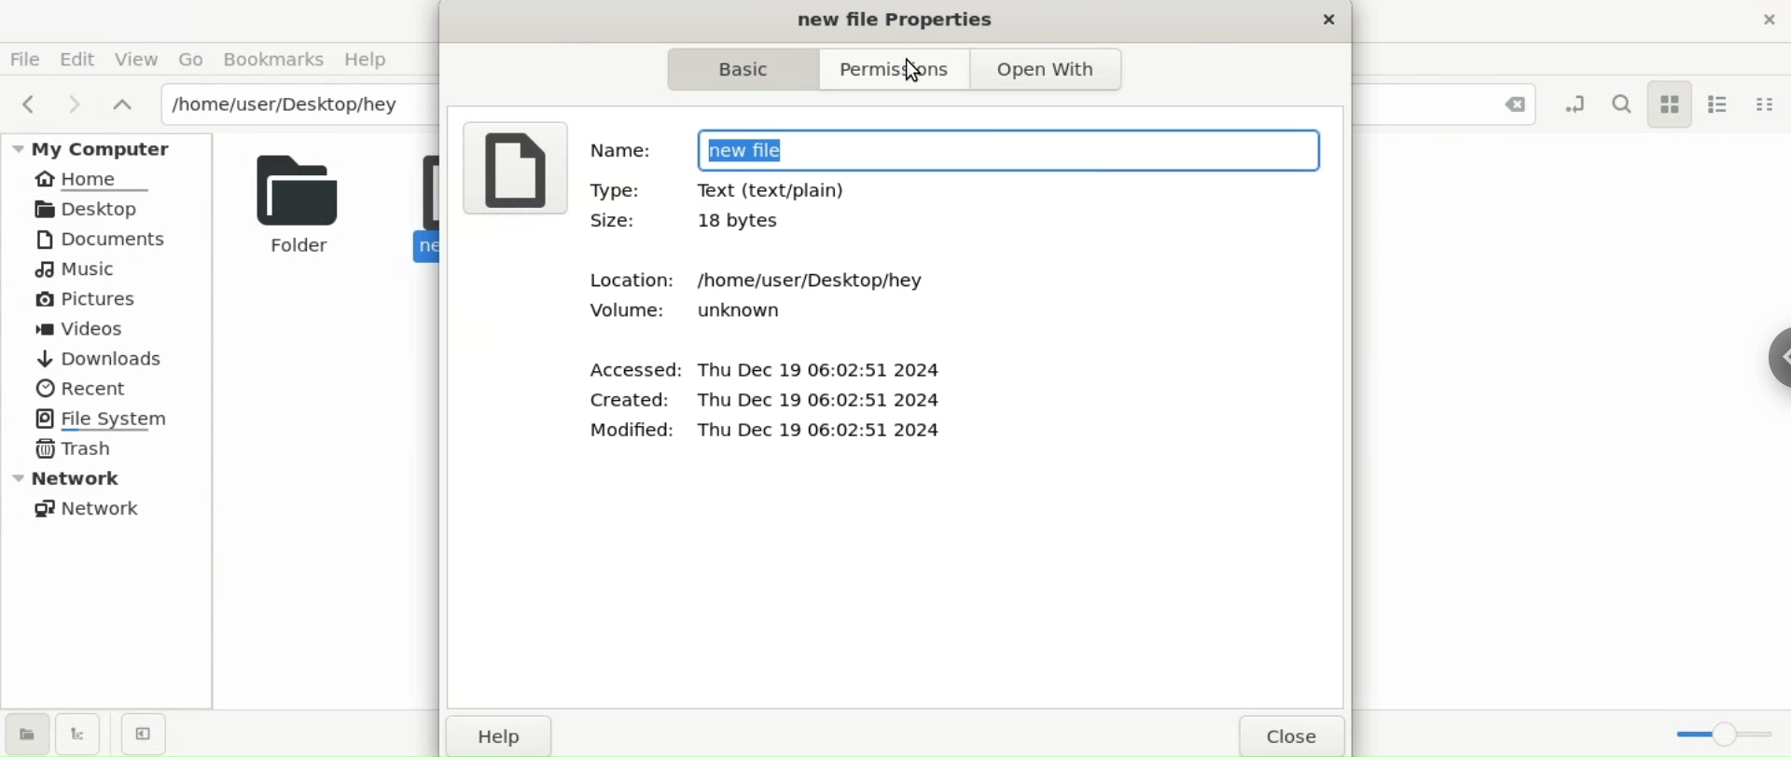  Describe the element at coordinates (1622, 103) in the screenshot. I see `search` at that location.